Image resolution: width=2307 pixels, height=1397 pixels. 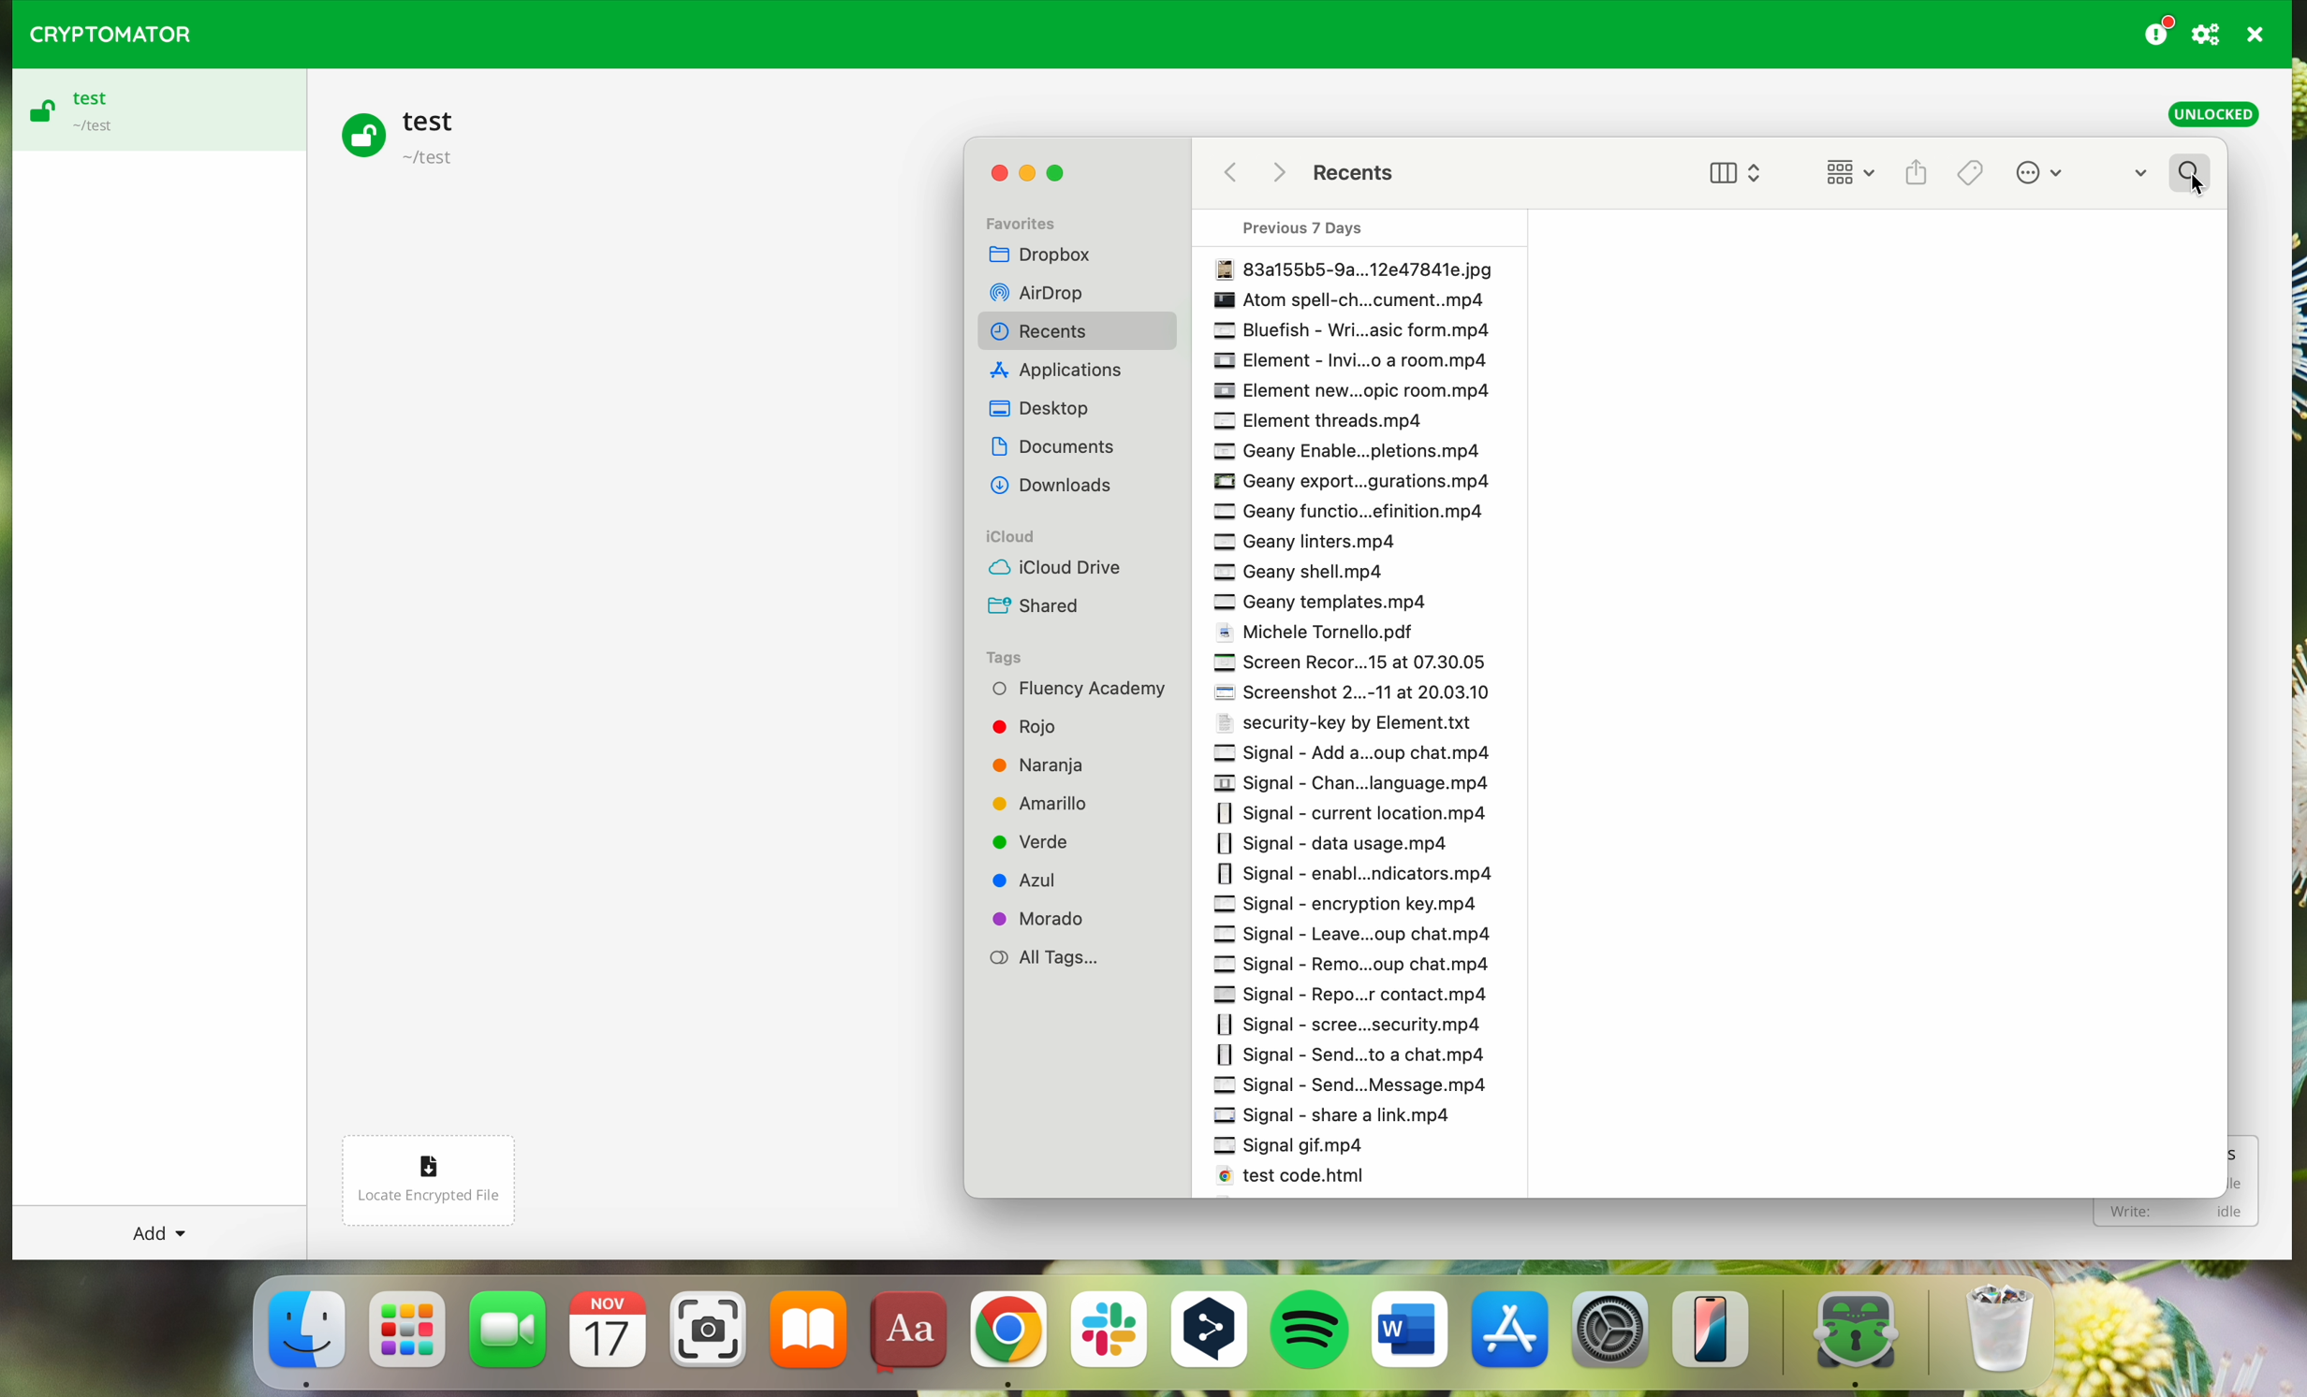 What do you see at coordinates (1995, 1336) in the screenshot?
I see `trash` at bounding box center [1995, 1336].